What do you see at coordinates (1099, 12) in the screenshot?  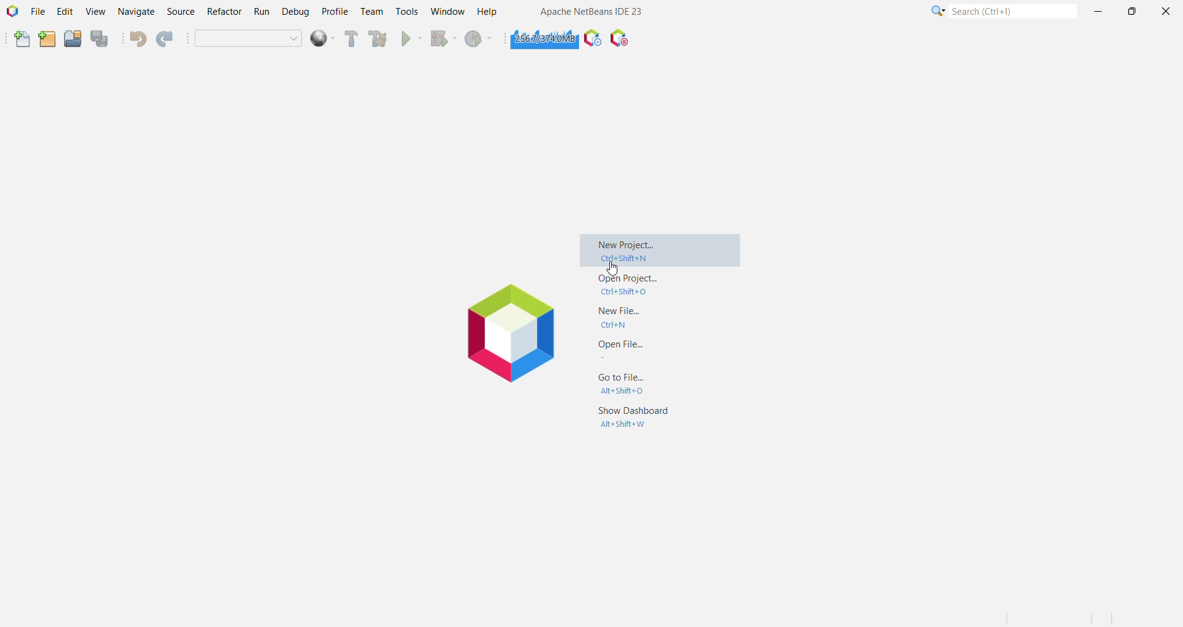 I see `Minimize` at bounding box center [1099, 12].